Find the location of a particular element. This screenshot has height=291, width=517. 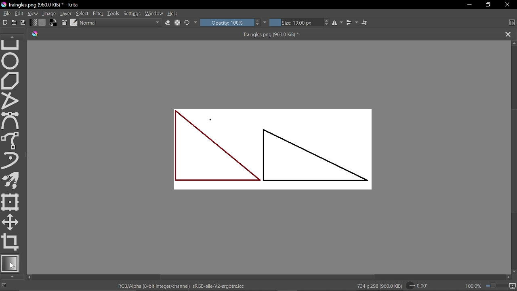

Background color is located at coordinates (53, 22).